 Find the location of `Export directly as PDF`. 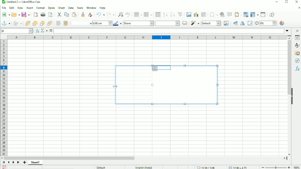

Export directly as PDF is located at coordinates (35, 15).